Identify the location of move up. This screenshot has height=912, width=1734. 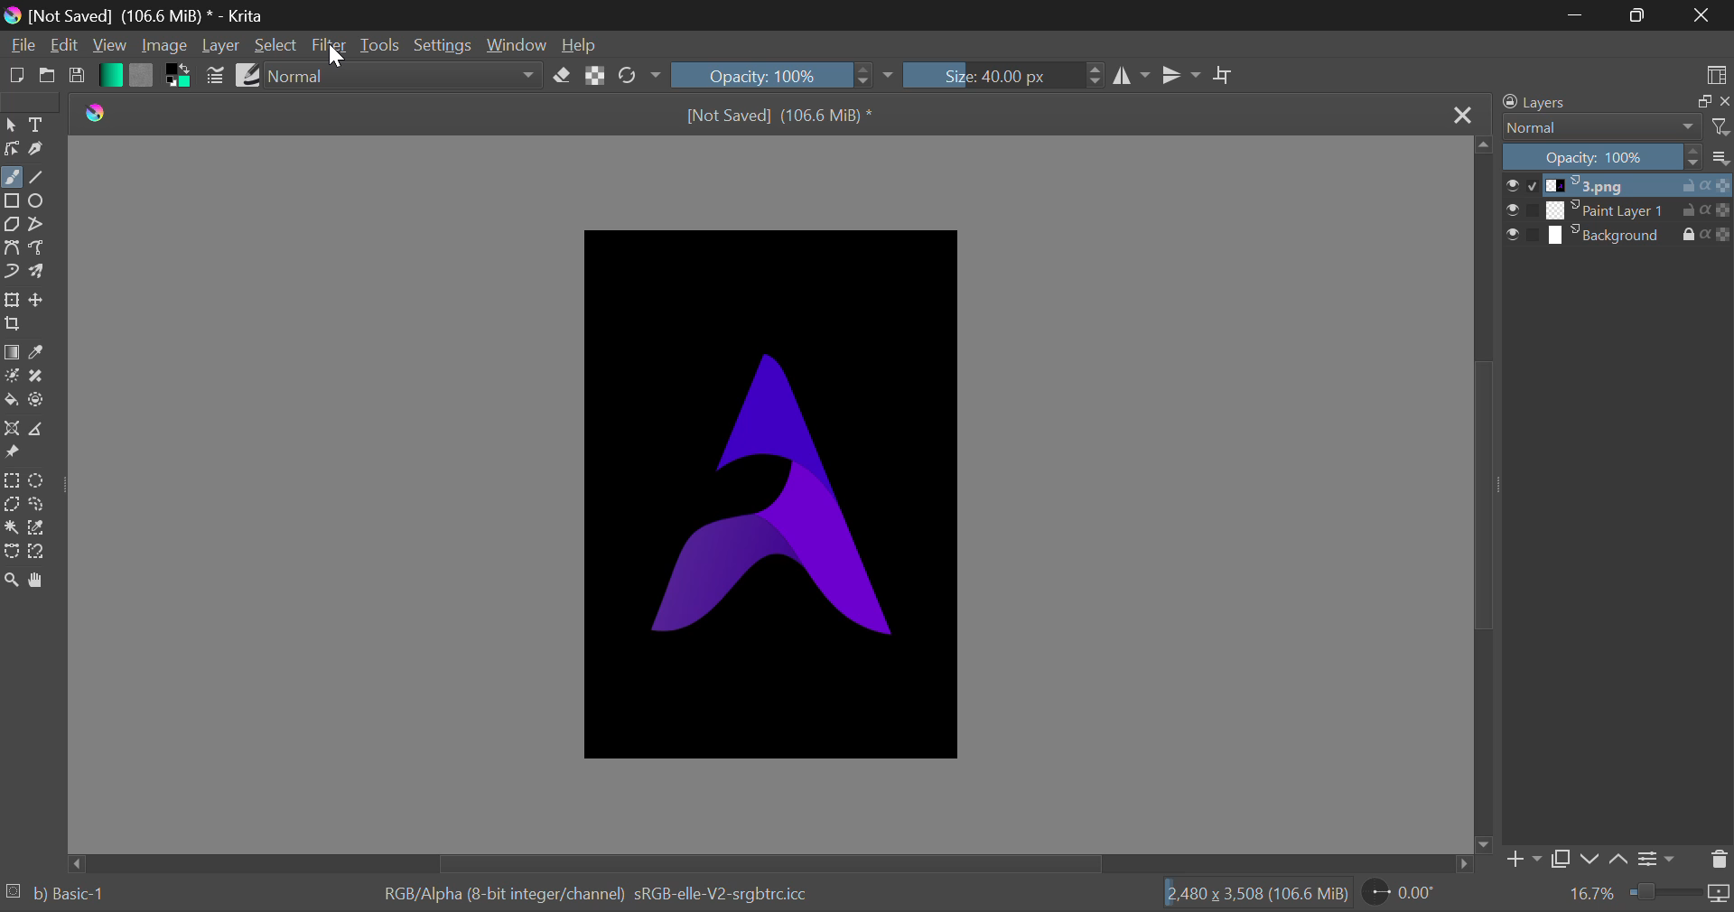
(1481, 151).